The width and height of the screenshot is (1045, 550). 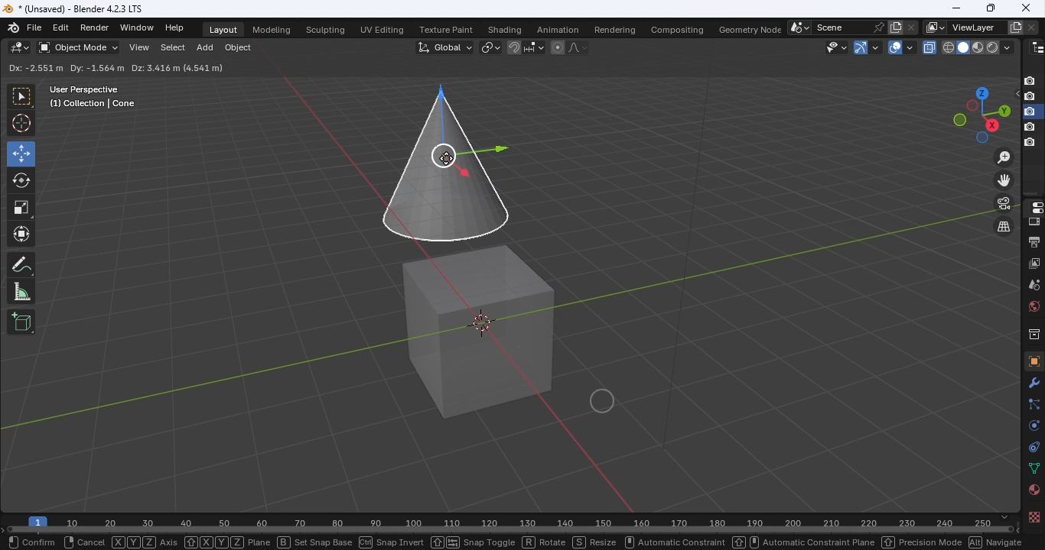 I want to click on disable in renders, so click(x=1030, y=97).